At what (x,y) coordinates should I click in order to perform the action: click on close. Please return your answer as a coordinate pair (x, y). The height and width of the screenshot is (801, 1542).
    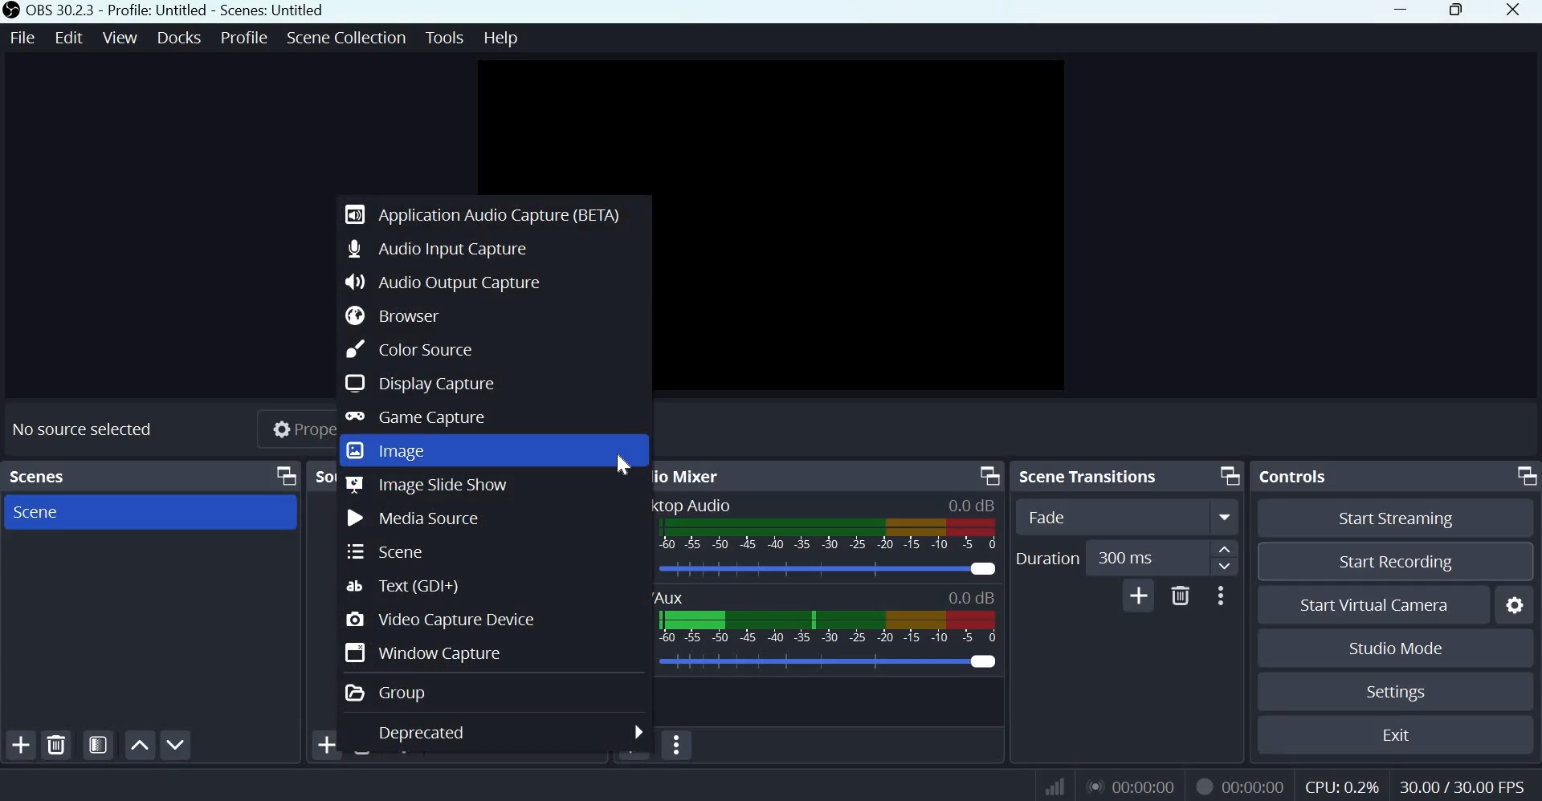
    Looking at the image, I should click on (1517, 13).